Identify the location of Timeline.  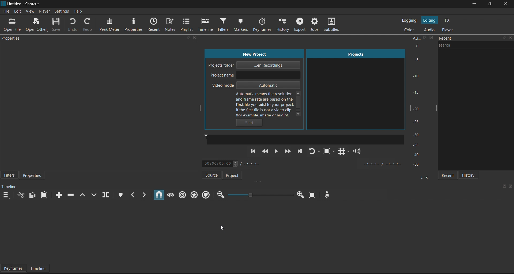
(38, 268).